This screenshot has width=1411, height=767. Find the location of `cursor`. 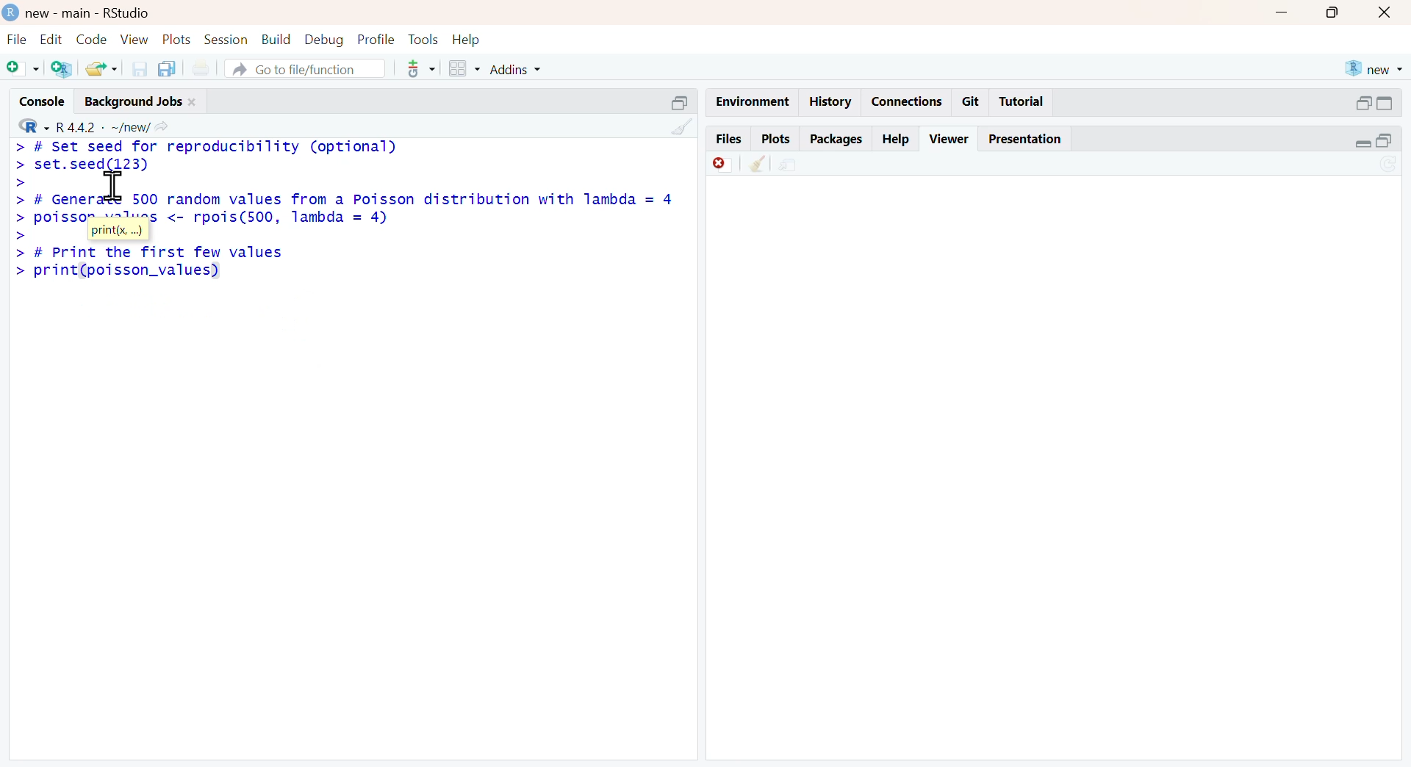

cursor is located at coordinates (115, 186).